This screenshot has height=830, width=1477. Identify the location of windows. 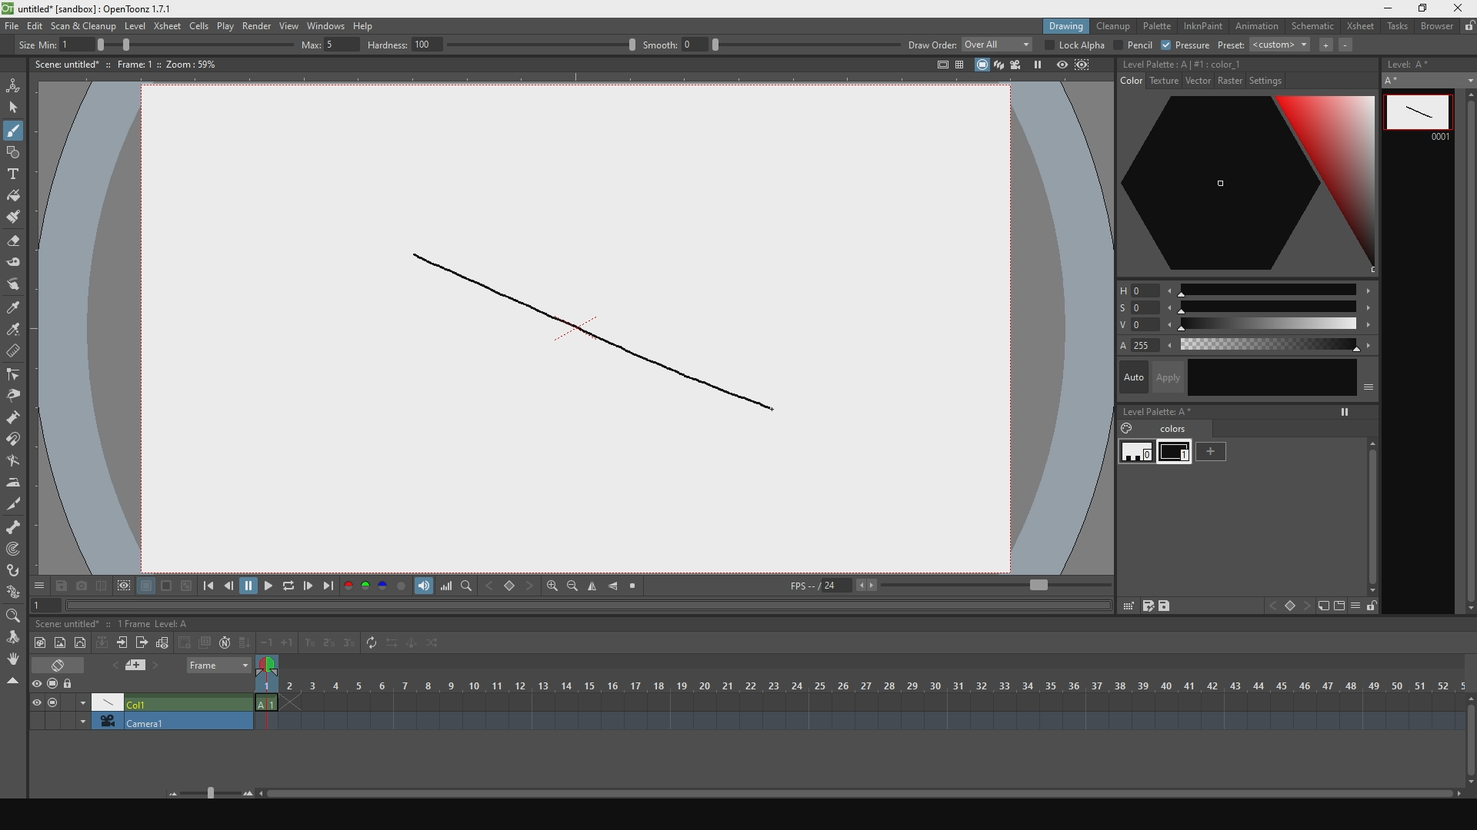
(325, 23).